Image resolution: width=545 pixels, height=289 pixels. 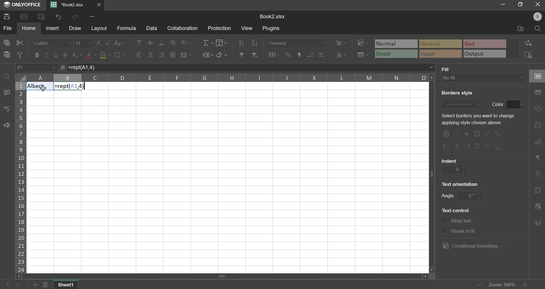 What do you see at coordinates (539, 173) in the screenshot?
I see `text art settings` at bounding box center [539, 173].